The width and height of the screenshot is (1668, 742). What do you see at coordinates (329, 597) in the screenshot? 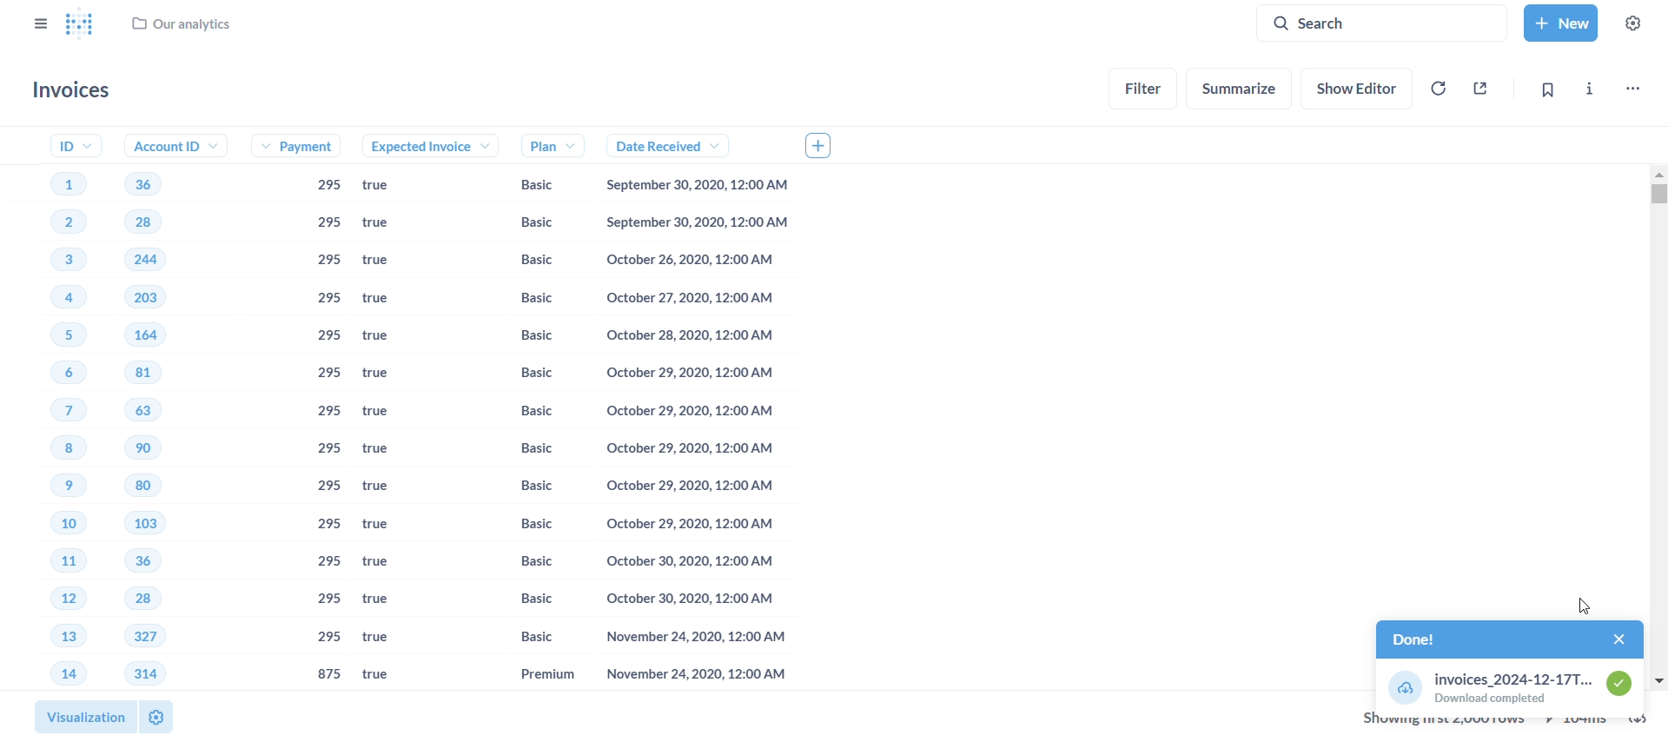
I see `295` at bounding box center [329, 597].